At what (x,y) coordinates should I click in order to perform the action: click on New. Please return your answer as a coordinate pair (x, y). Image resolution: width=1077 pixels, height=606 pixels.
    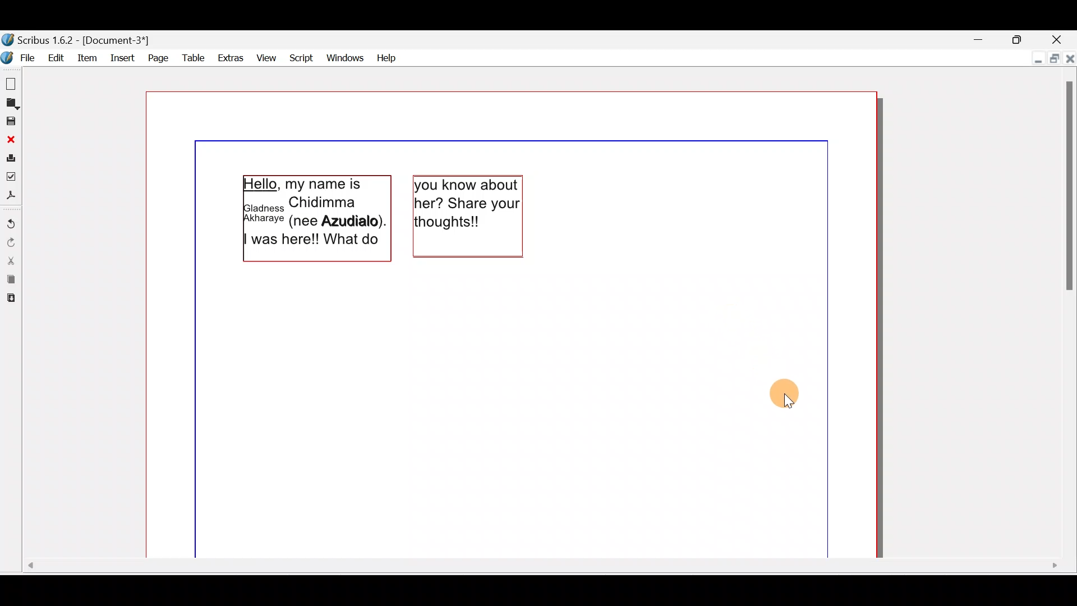
    Looking at the image, I should click on (12, 83).